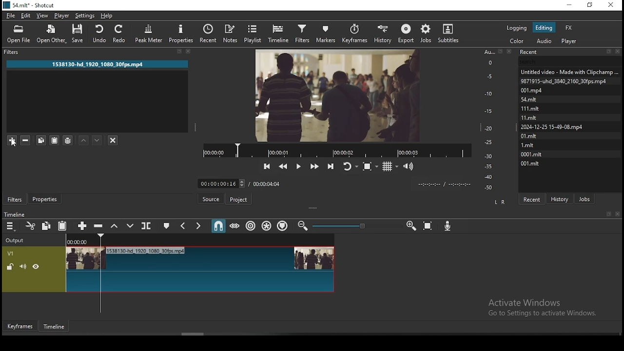 This screenshot has width=624, height=351. I want to click on toggle zoom, so click(371, 165).